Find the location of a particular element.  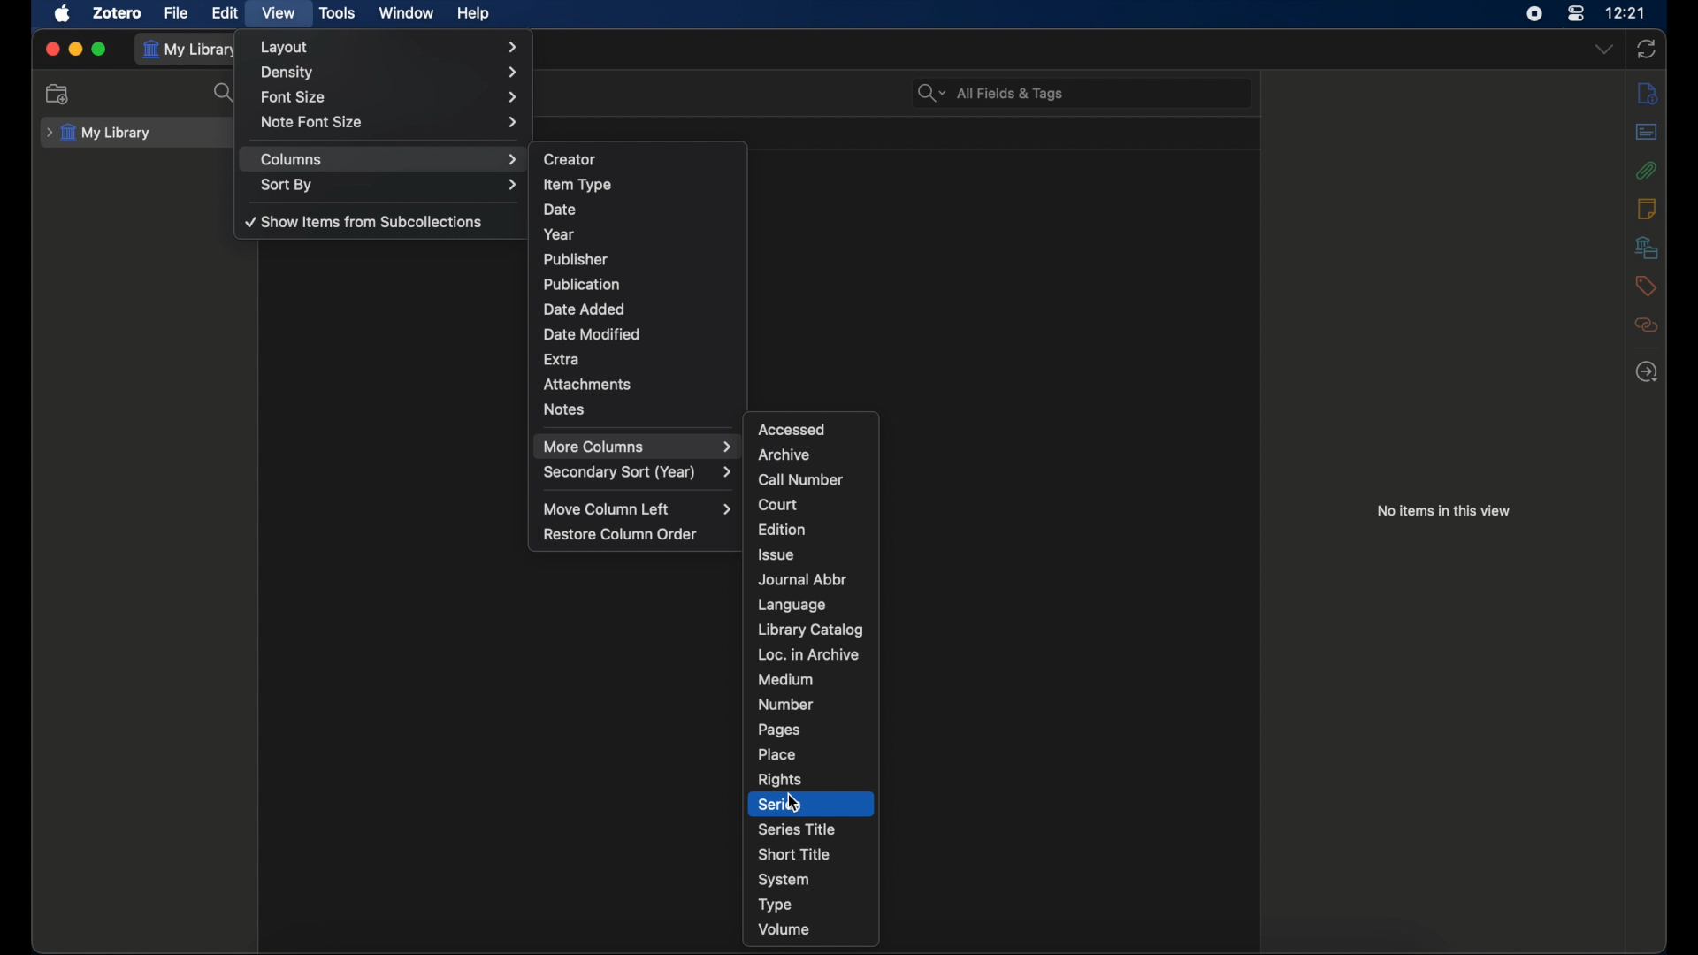

my library is located at coordinates (191, 50).